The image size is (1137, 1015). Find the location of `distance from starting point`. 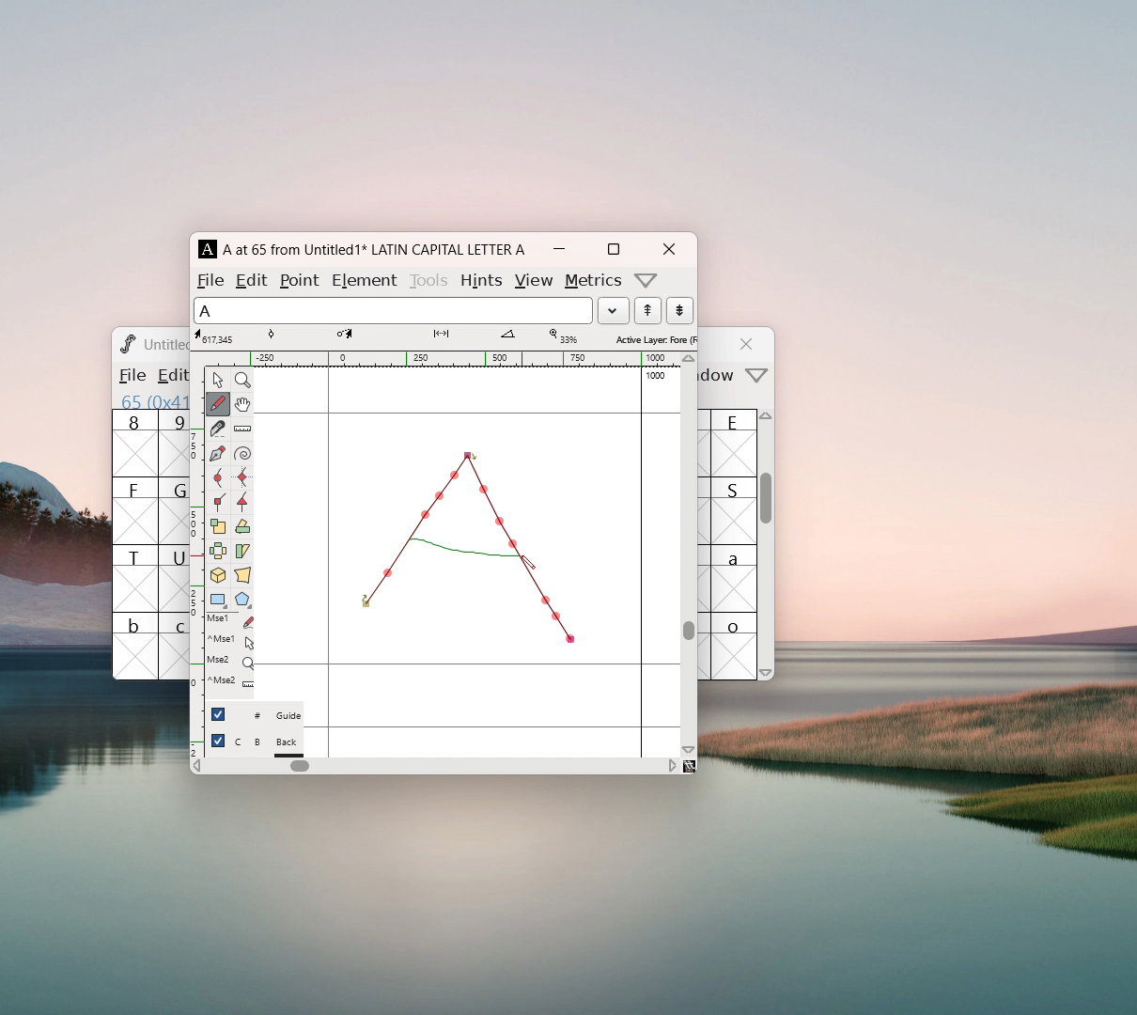

distance from starting point is located at coordinates (457, 338).